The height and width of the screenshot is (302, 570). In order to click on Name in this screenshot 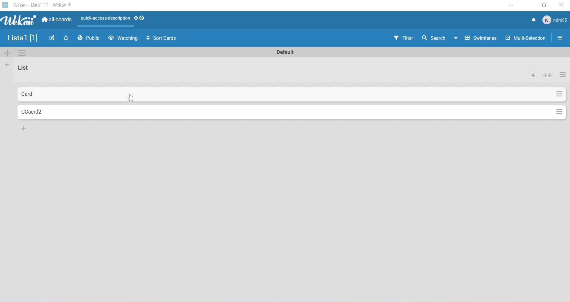, I will do `click(33, 68)`.